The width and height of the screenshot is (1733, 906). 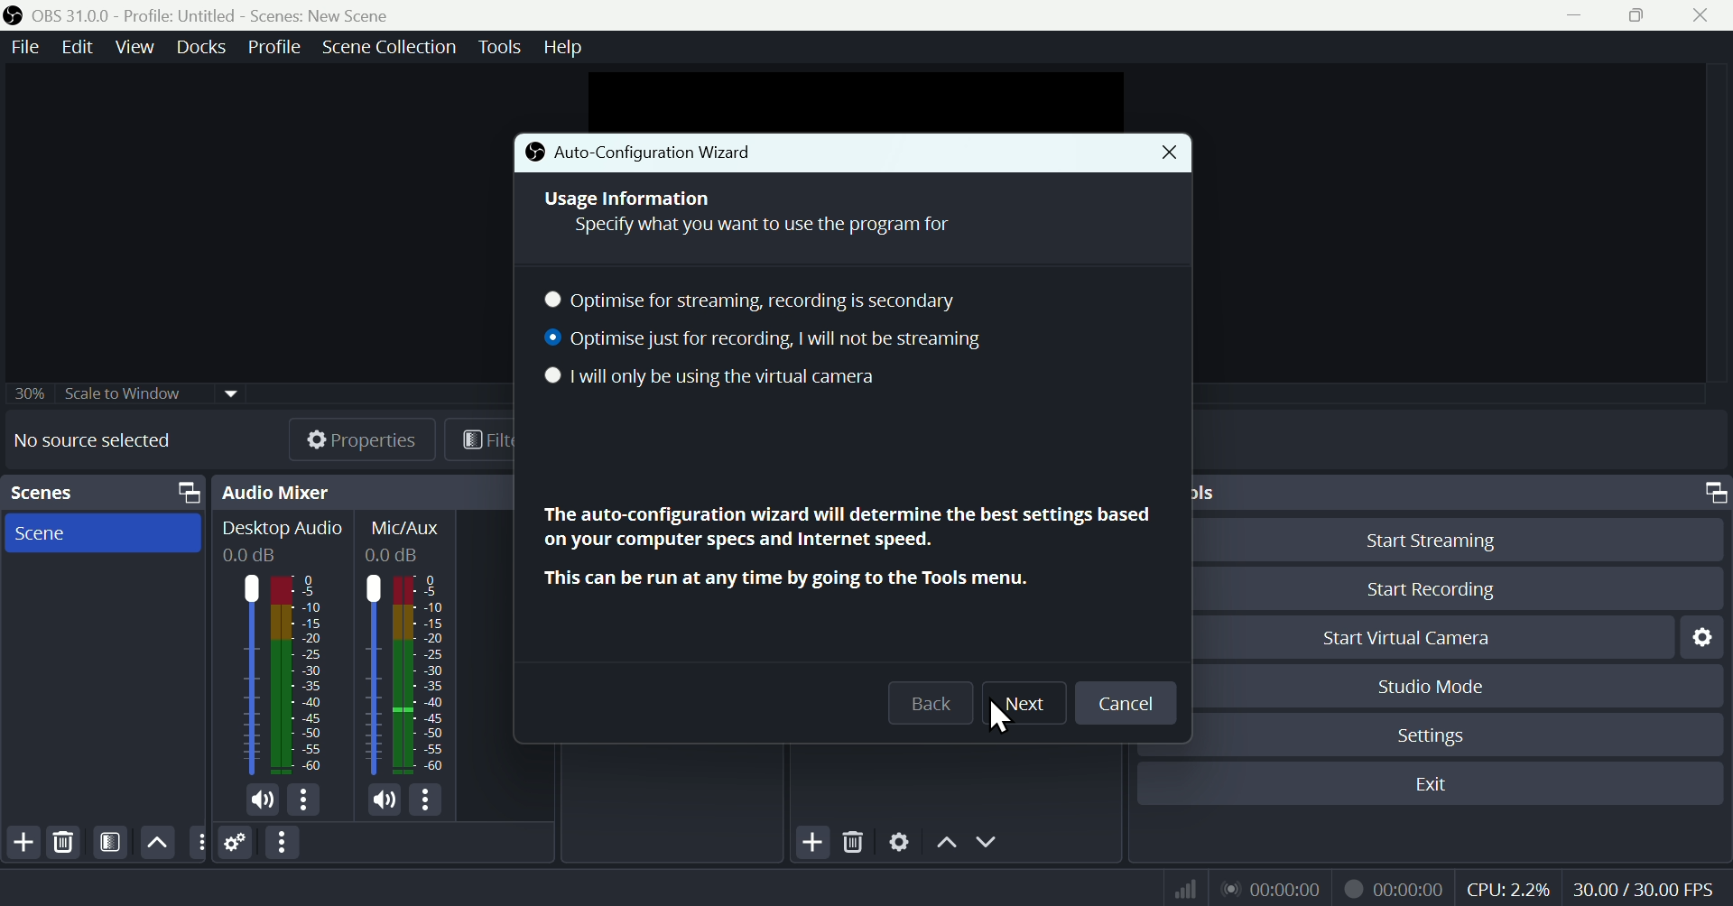 I want to click on Settings, so click(x=1456, y=733).